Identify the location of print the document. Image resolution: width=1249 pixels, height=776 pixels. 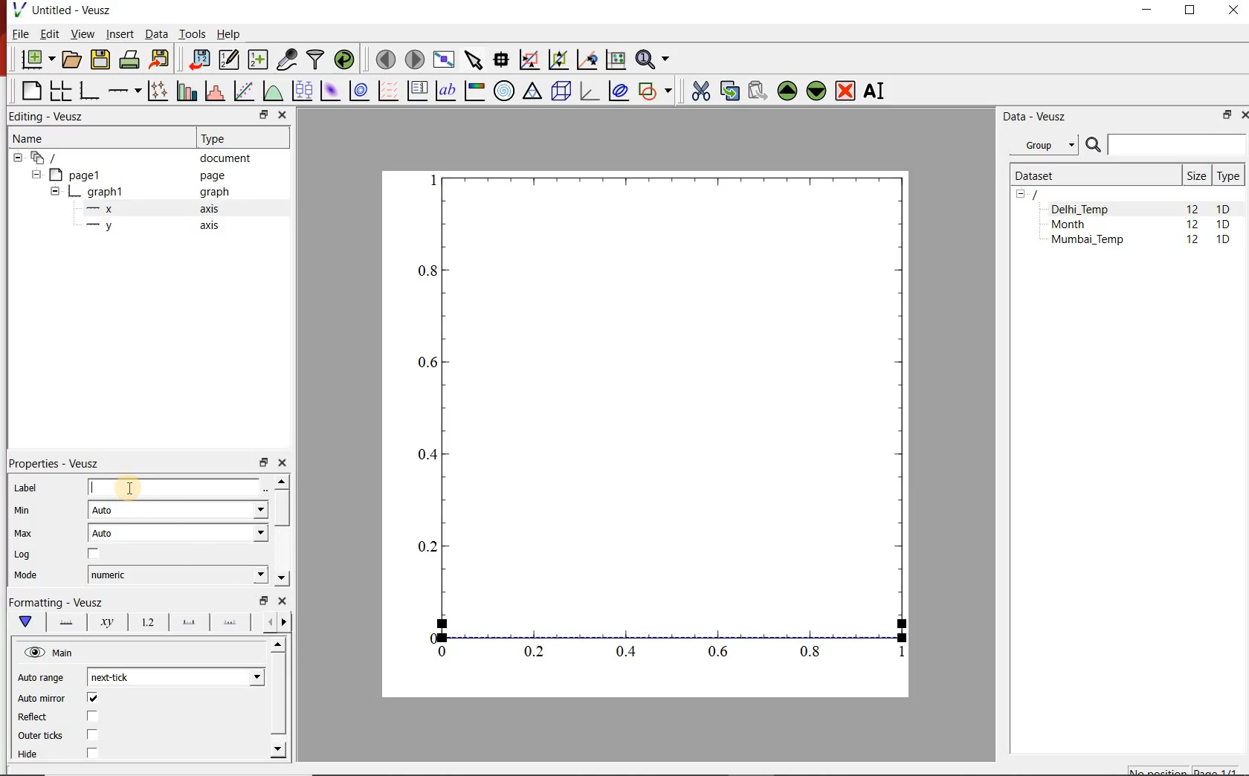
(129, 60).